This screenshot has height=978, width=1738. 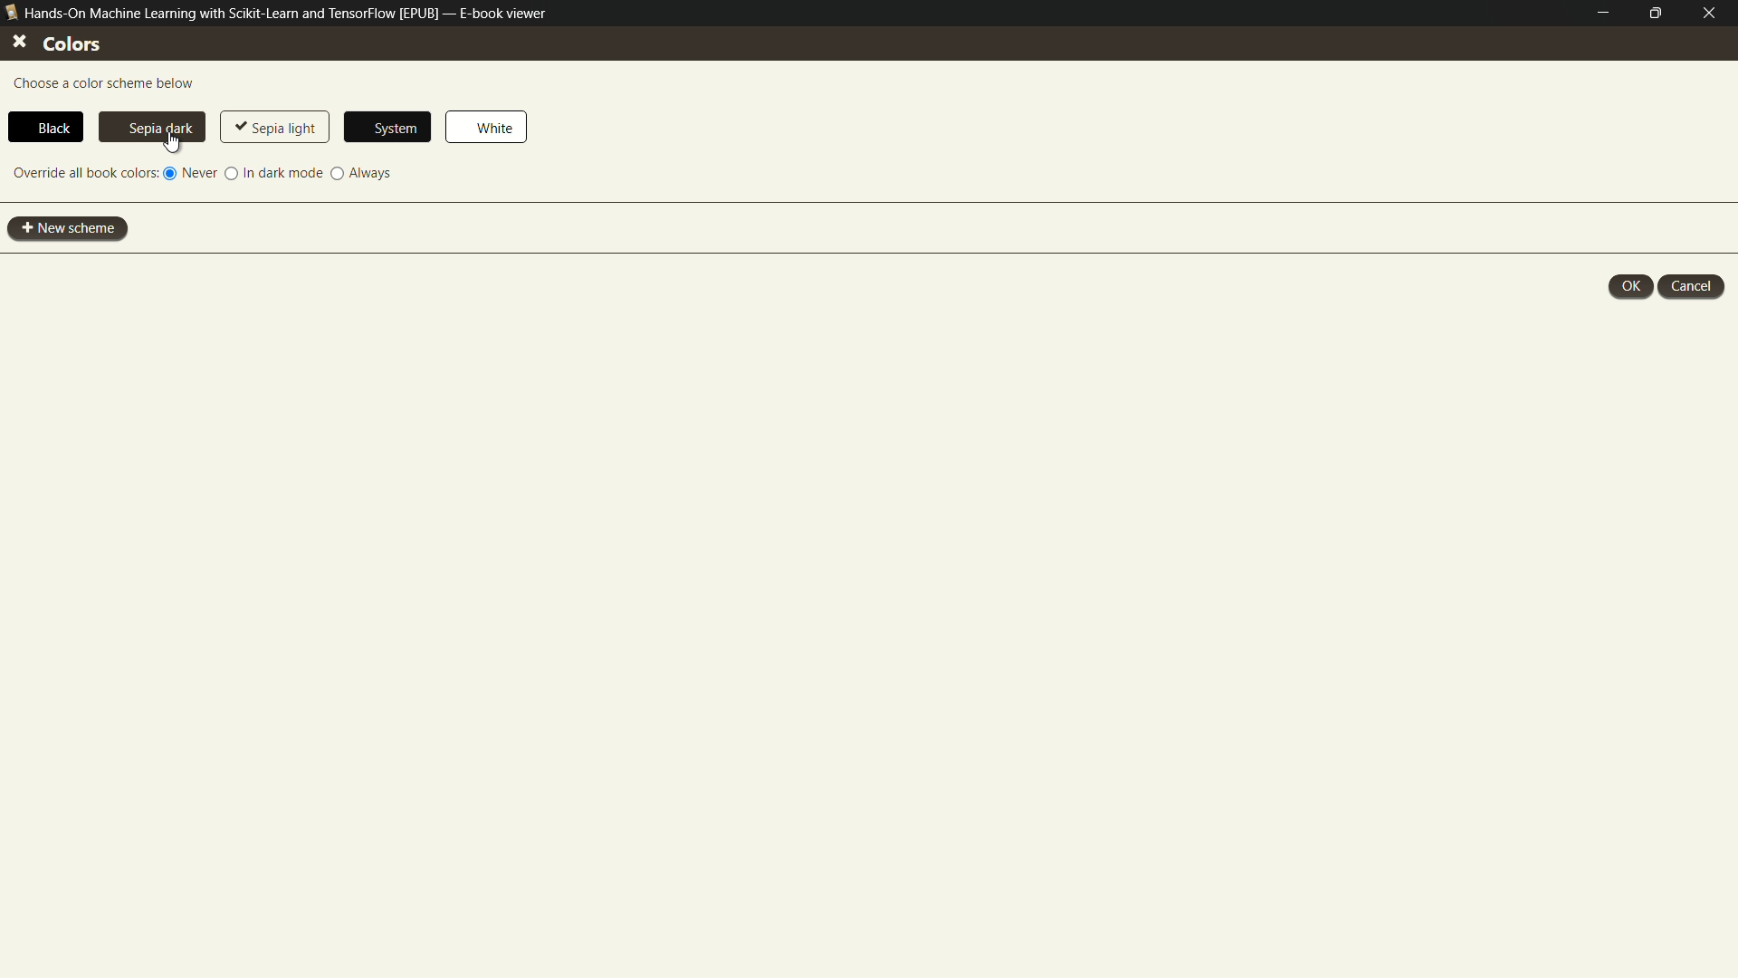 What do you see at coordinates (387, 127) in the screenshot?
I see `system` at bounding box center [387, 127].